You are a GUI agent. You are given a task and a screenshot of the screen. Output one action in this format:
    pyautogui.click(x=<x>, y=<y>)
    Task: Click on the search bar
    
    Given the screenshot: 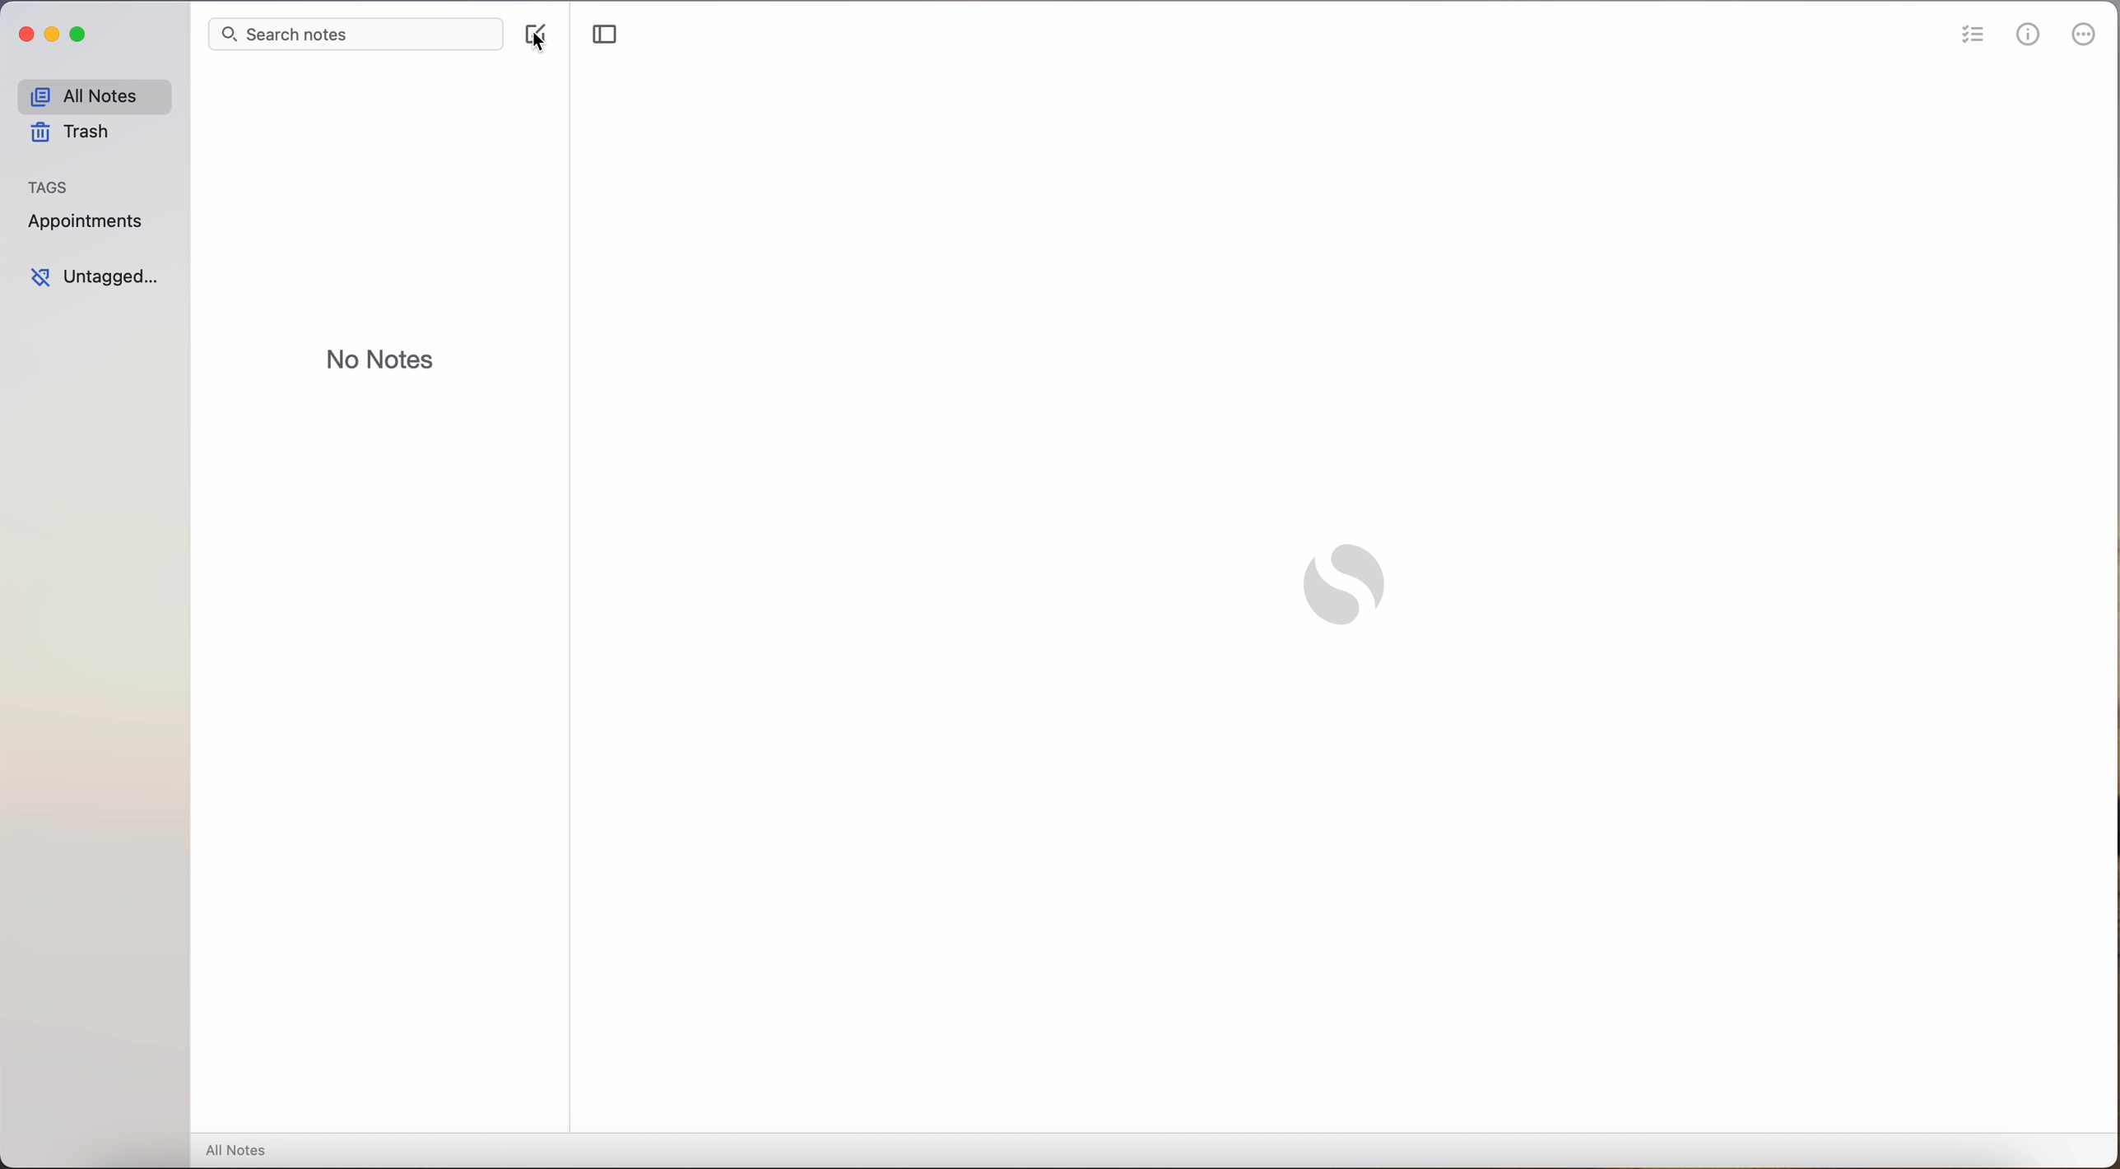 What is the action you would take?
    pyautogui.click(x=354, y=36)
    